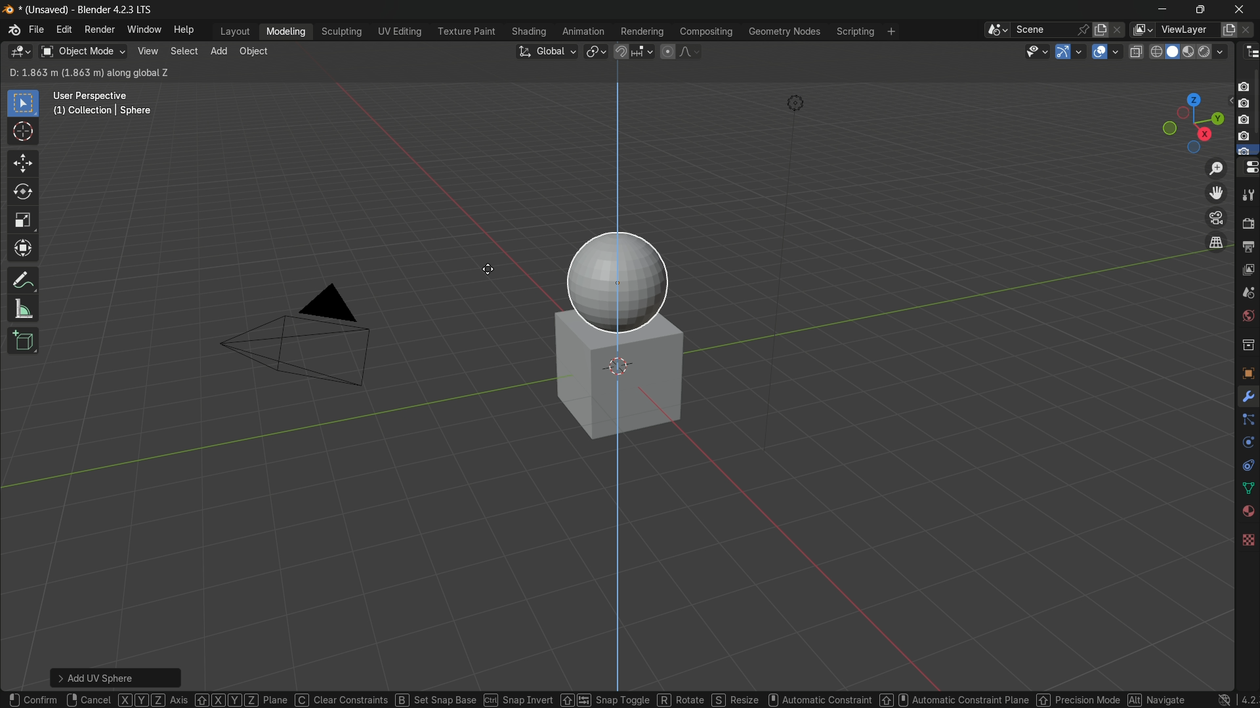 The width and height of the screenshot is (1260, 708). Describe the element at coordinates (27, 340) in the screenshot. I see `add cube` at that location.